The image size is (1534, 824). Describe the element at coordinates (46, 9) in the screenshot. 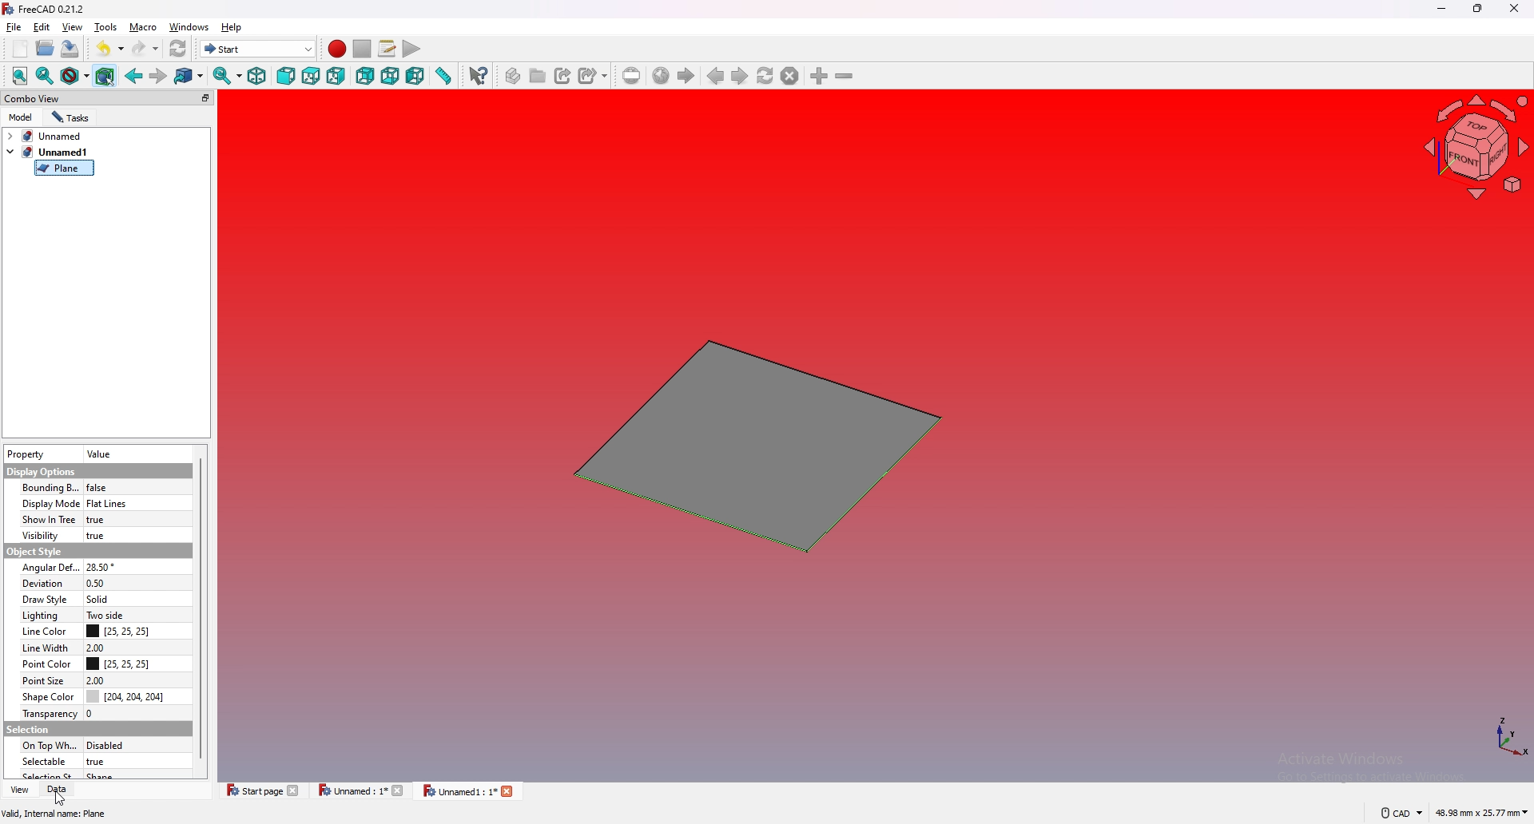

I see `FreeCAD 0.21.2` at that location.